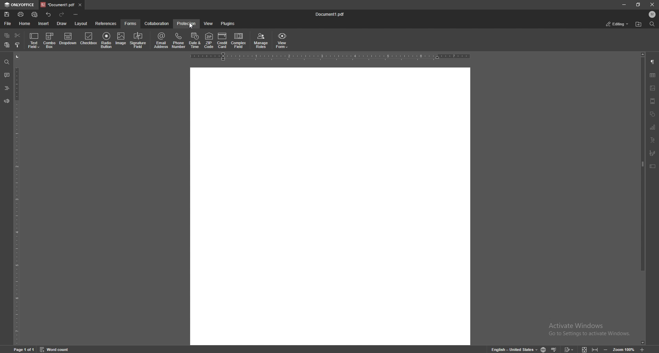  What do you see at coordinates (57, 4) in the screenshot?
I see `tab` at bounding box center [57, 4].